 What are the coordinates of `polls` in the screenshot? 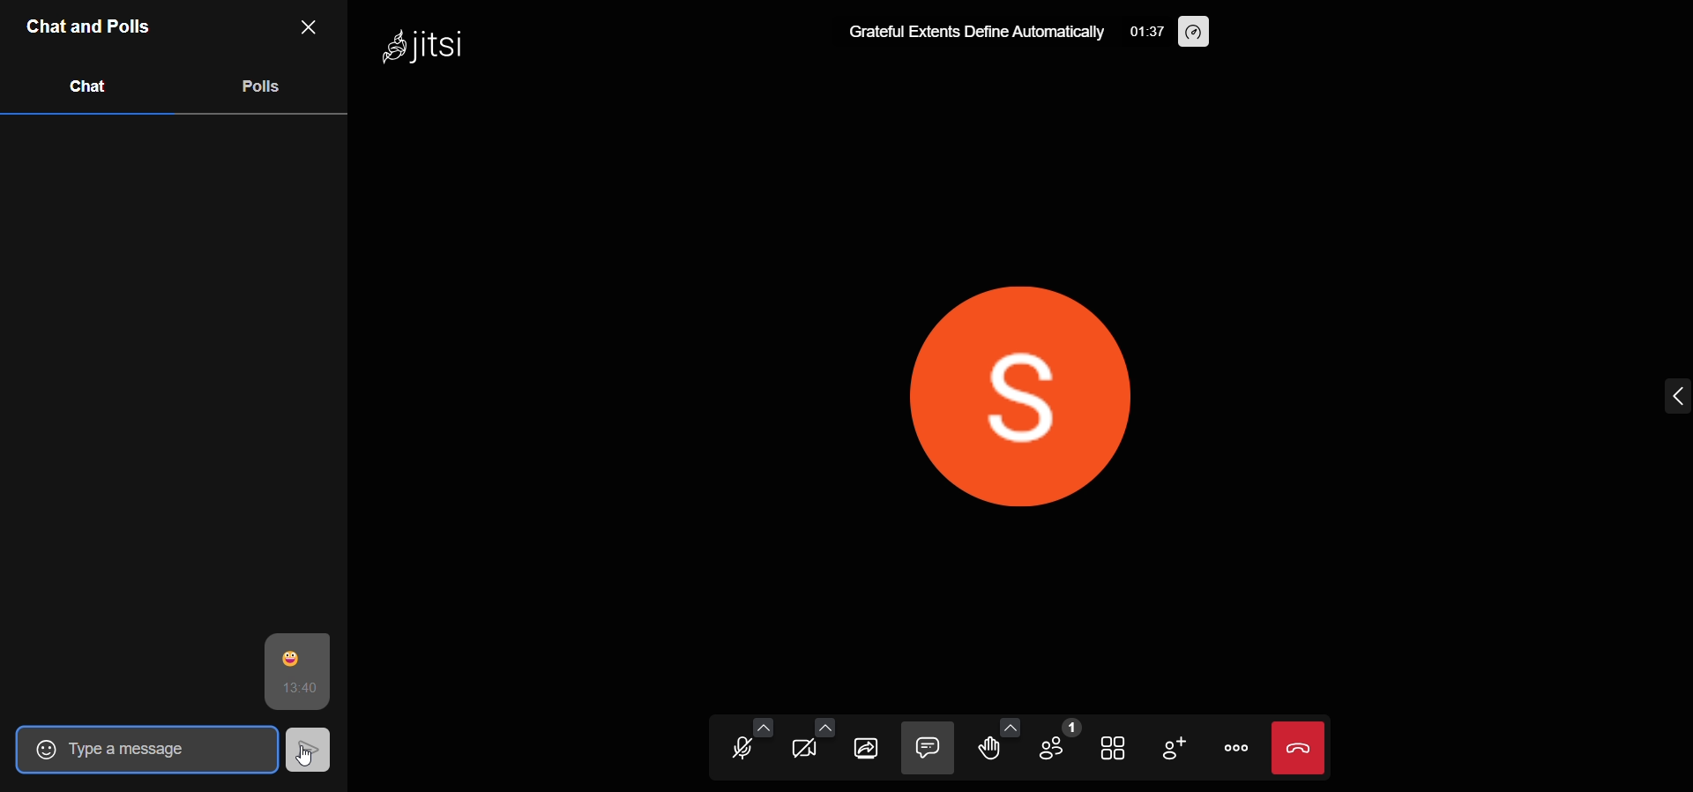 It's located at (263, 87).